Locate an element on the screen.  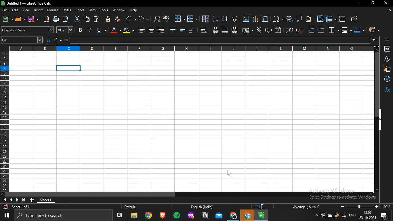
google chrome is located at coordinates (247, 216).